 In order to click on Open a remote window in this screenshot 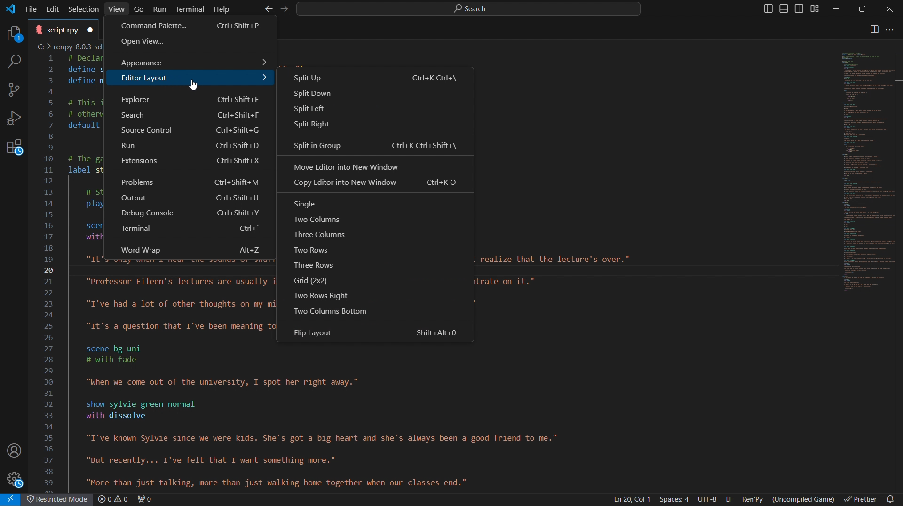, I will do `click(12, 499)`.